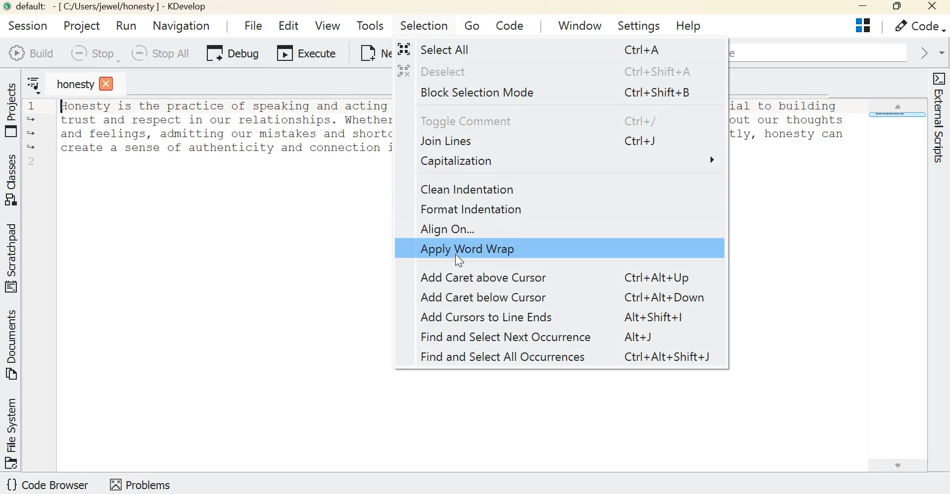 This screenshot has width=950, height=494. Describe the element at coordinates (306, 55) in the screenshot. I see `Execute current launch` at that location.